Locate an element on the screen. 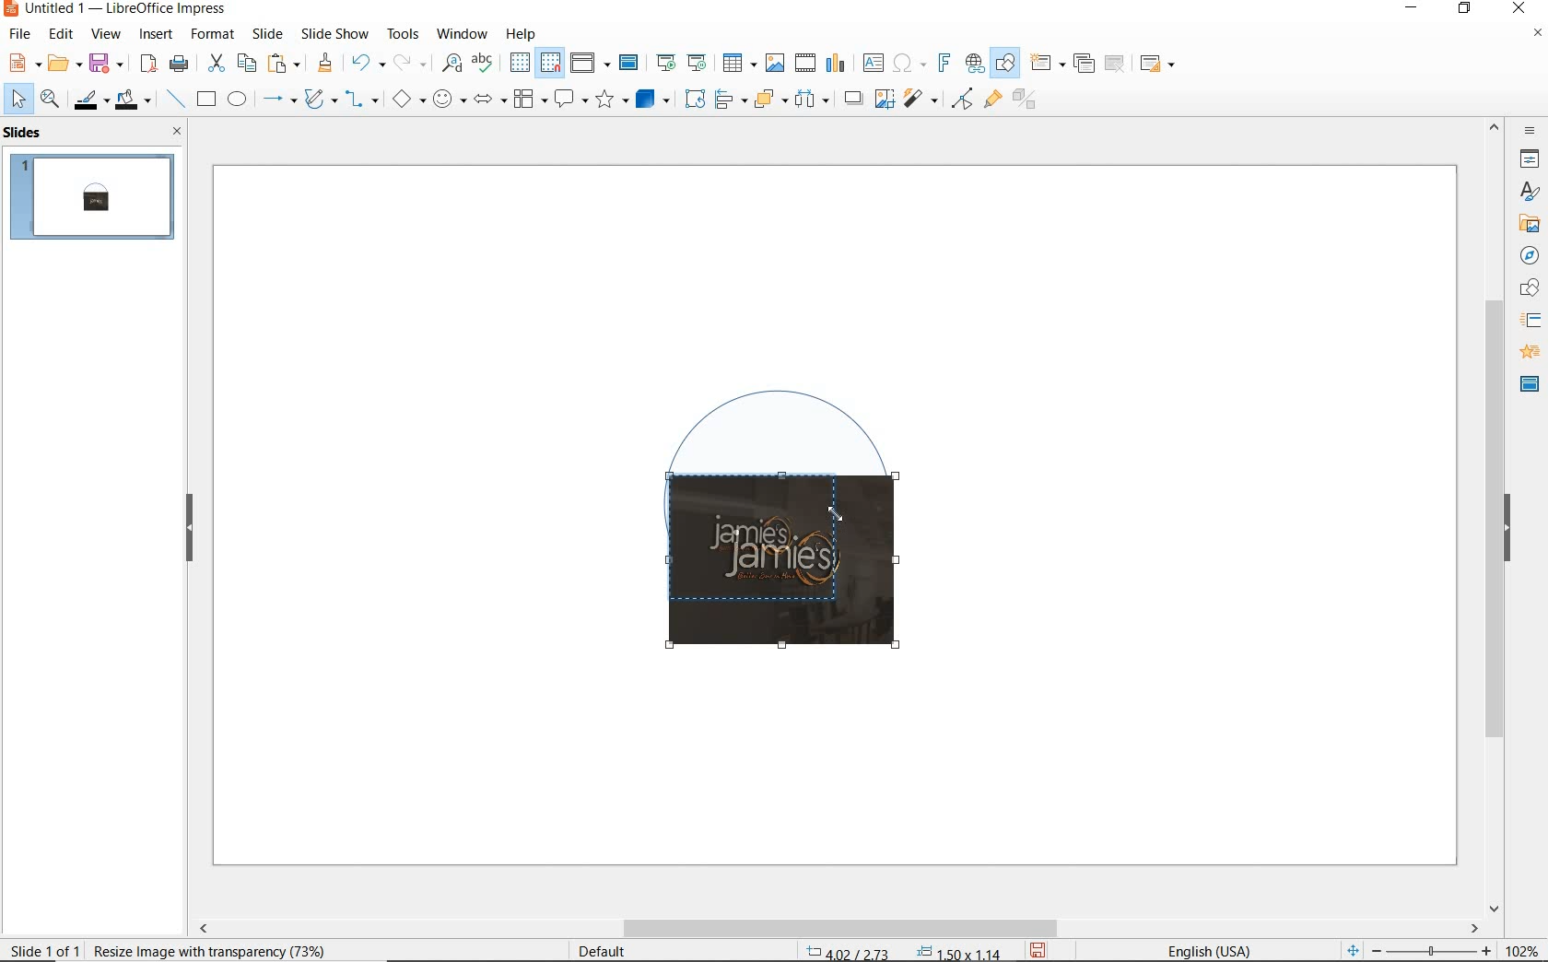 This screenshot has width=1548, height=962. toggle extrusion is located at coordinates (1029, 101).